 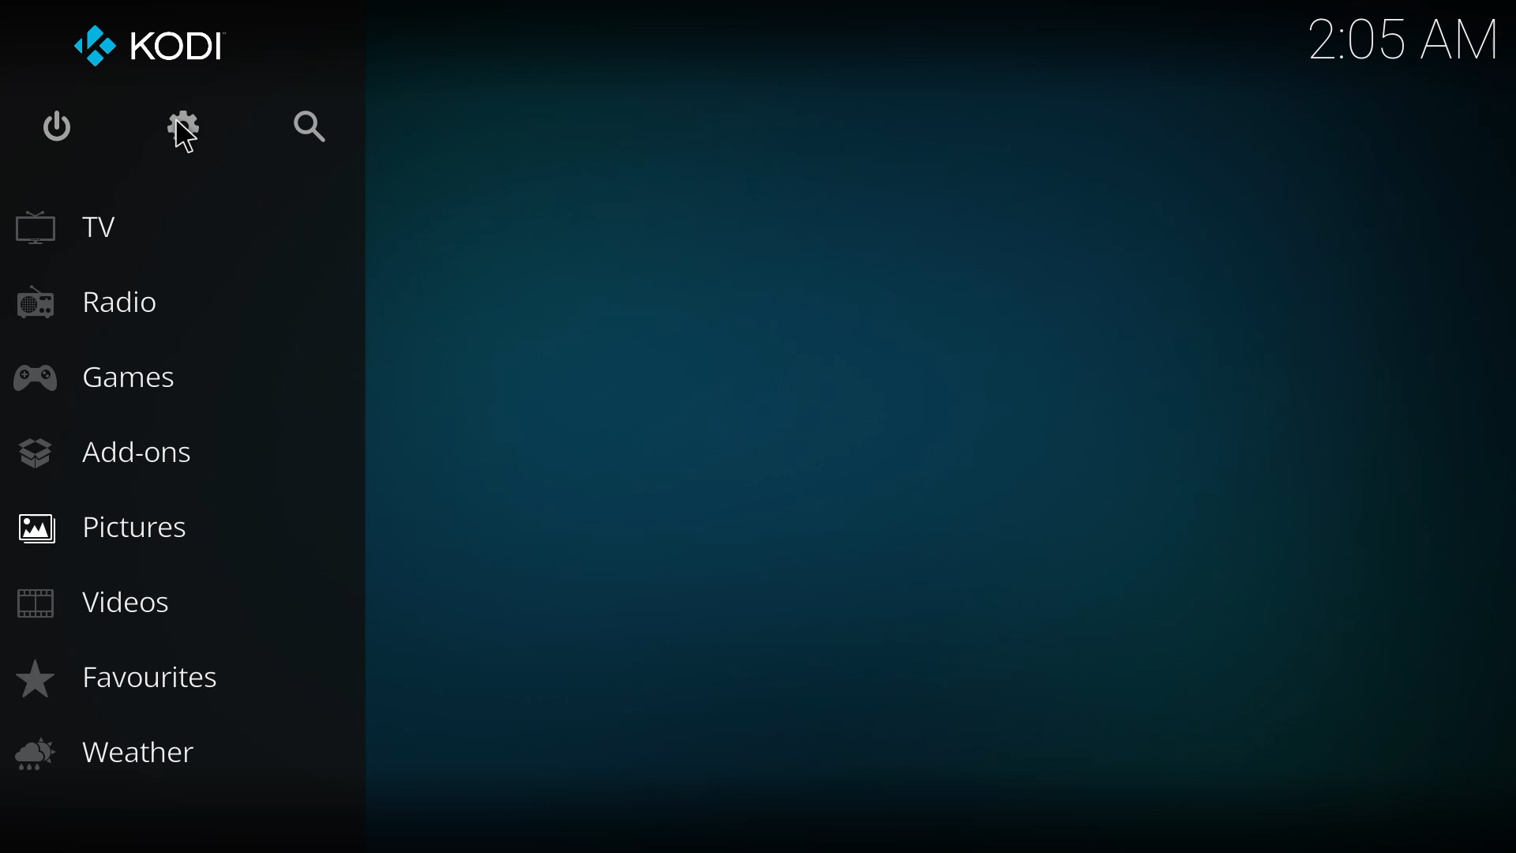 What do you see at coordinates (112, 525) in the screenshot?
I see `pictures` at bounding box center [112, 525].